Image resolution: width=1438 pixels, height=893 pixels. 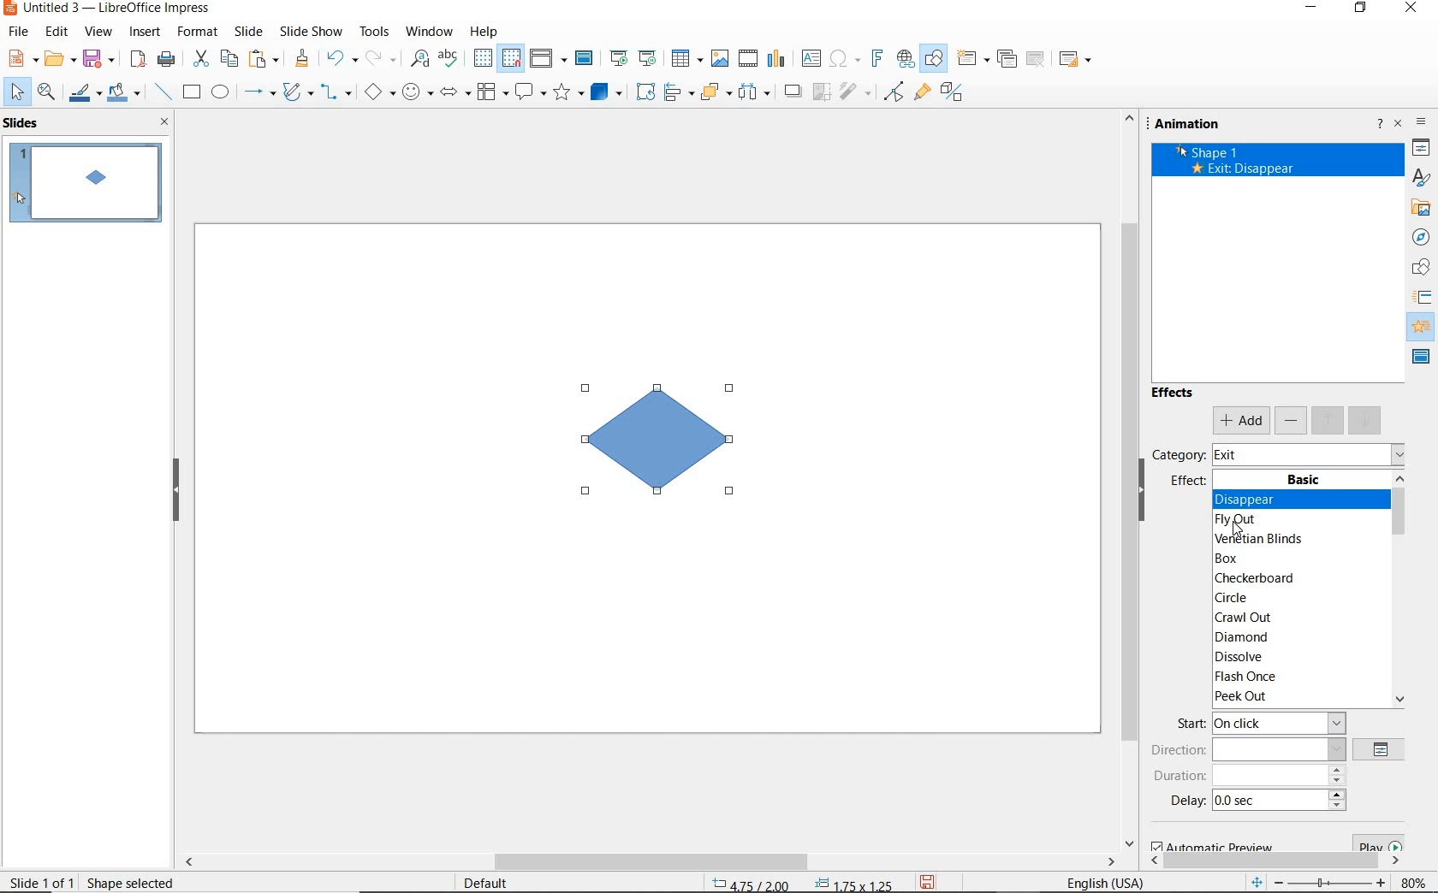 What do you see at coordinates (906, 62) in the screenshot?
I see `insert hyperlink` at bounding box center [906, 62].